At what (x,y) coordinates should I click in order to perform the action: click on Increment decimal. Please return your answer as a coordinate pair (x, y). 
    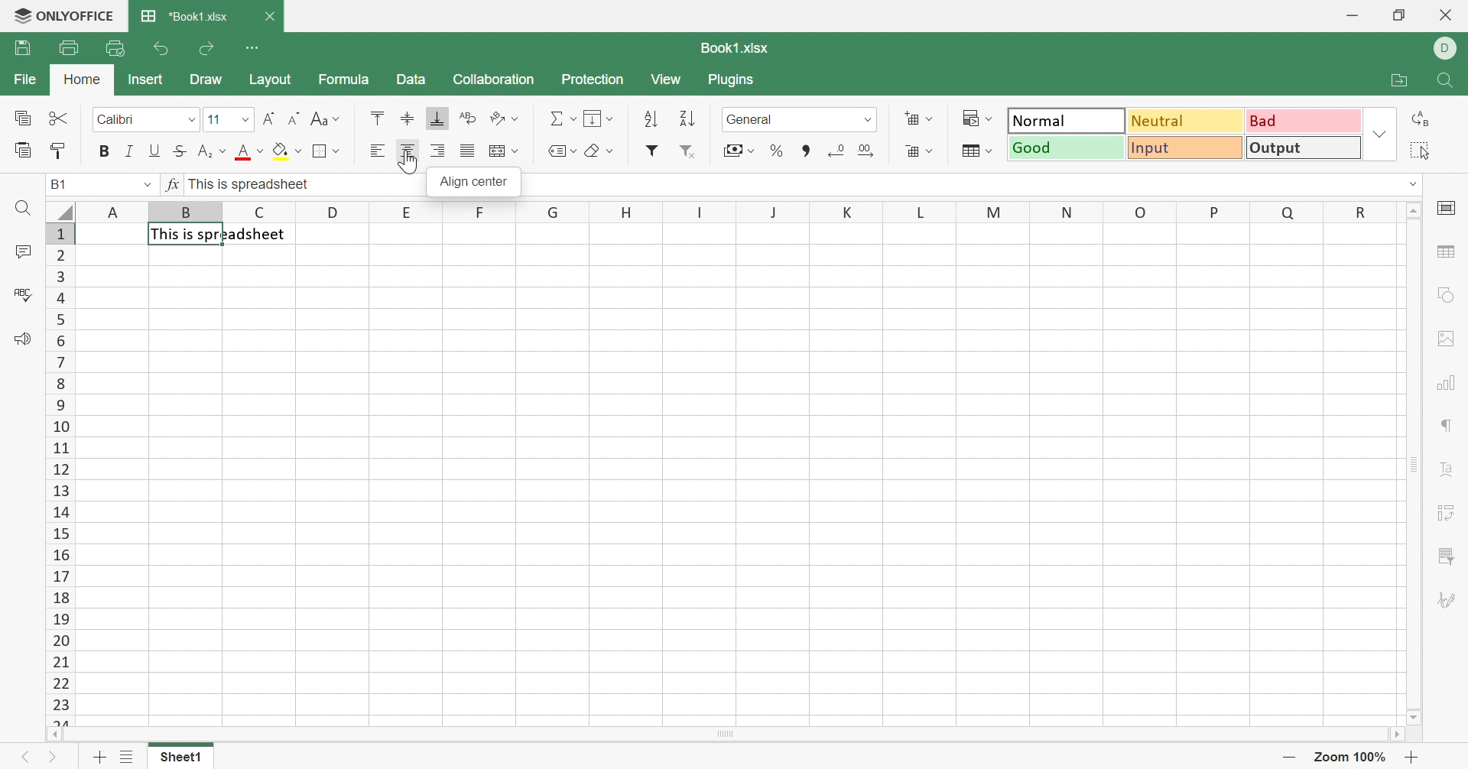
    Looking at the image, I should click on (866, 149).